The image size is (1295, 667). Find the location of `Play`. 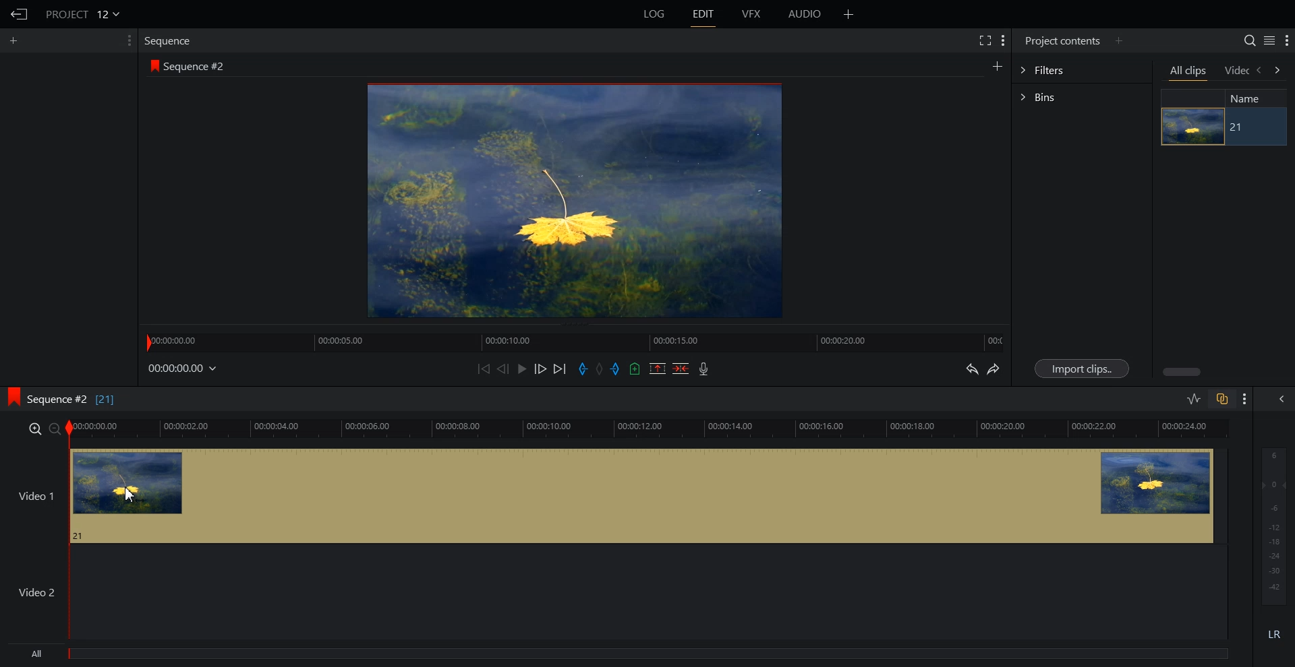

Play is located at coordinates (522, 368).